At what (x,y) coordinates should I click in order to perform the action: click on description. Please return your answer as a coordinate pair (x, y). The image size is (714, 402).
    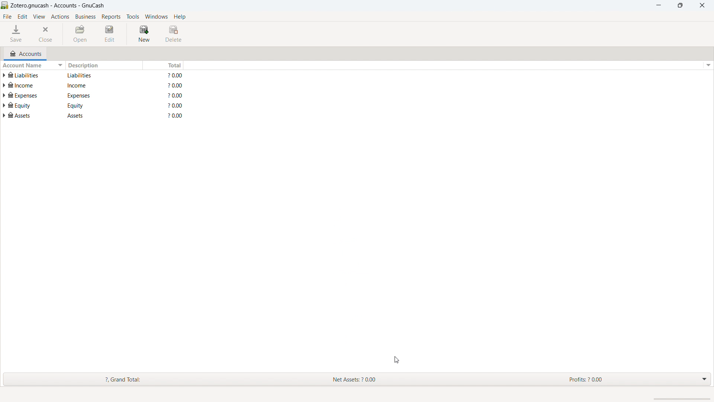
    Looking at the image, I should click on (84, 117).